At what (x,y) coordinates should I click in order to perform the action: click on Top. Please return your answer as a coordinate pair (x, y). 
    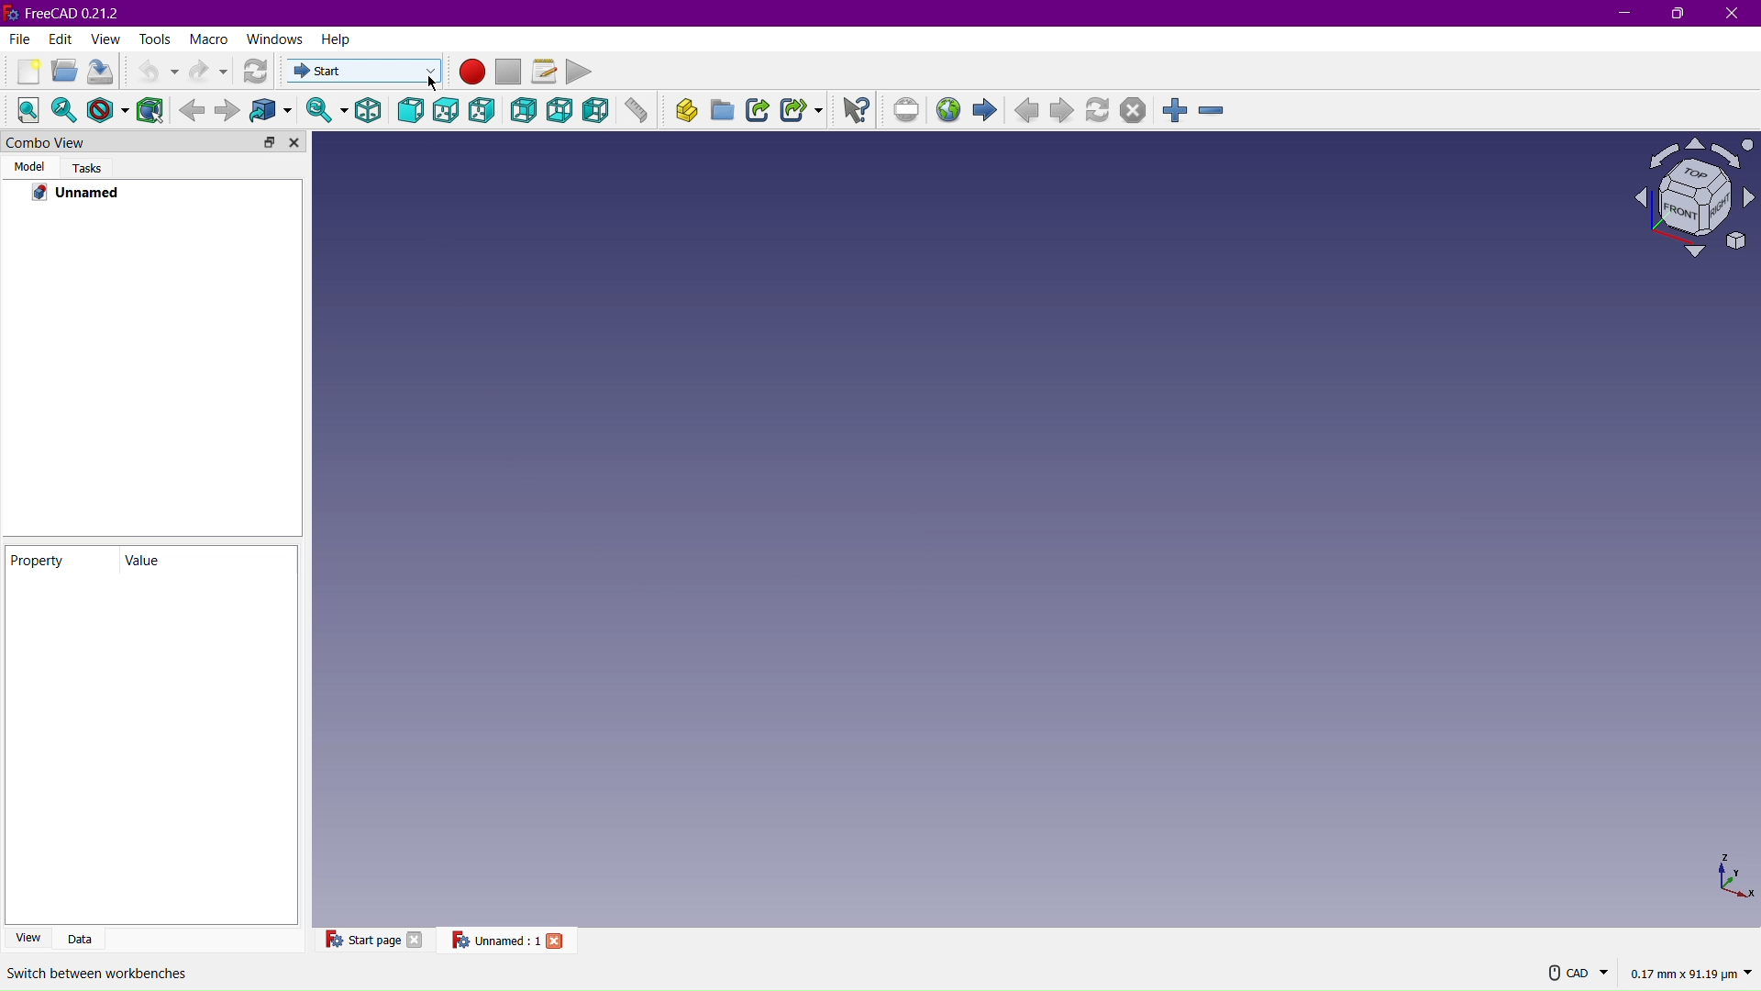
    Looking at the image, I should click on (447, 112).